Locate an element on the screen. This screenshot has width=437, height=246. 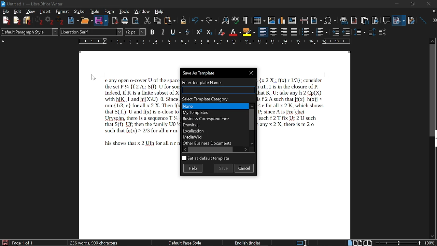
Redo is located at coordinates (211, 20).